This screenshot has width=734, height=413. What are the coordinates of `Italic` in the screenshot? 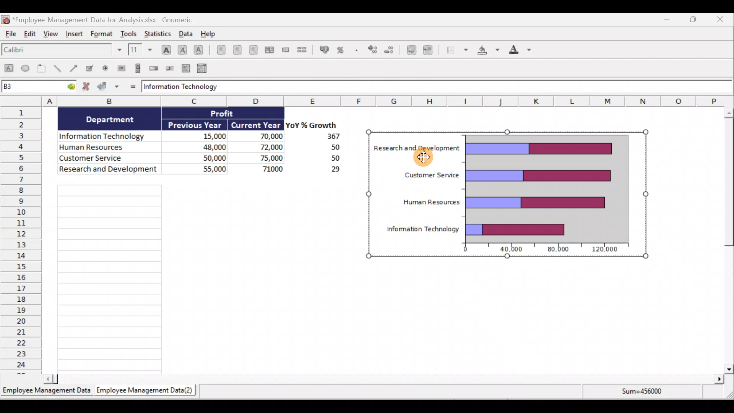 It's located at (182, 49).